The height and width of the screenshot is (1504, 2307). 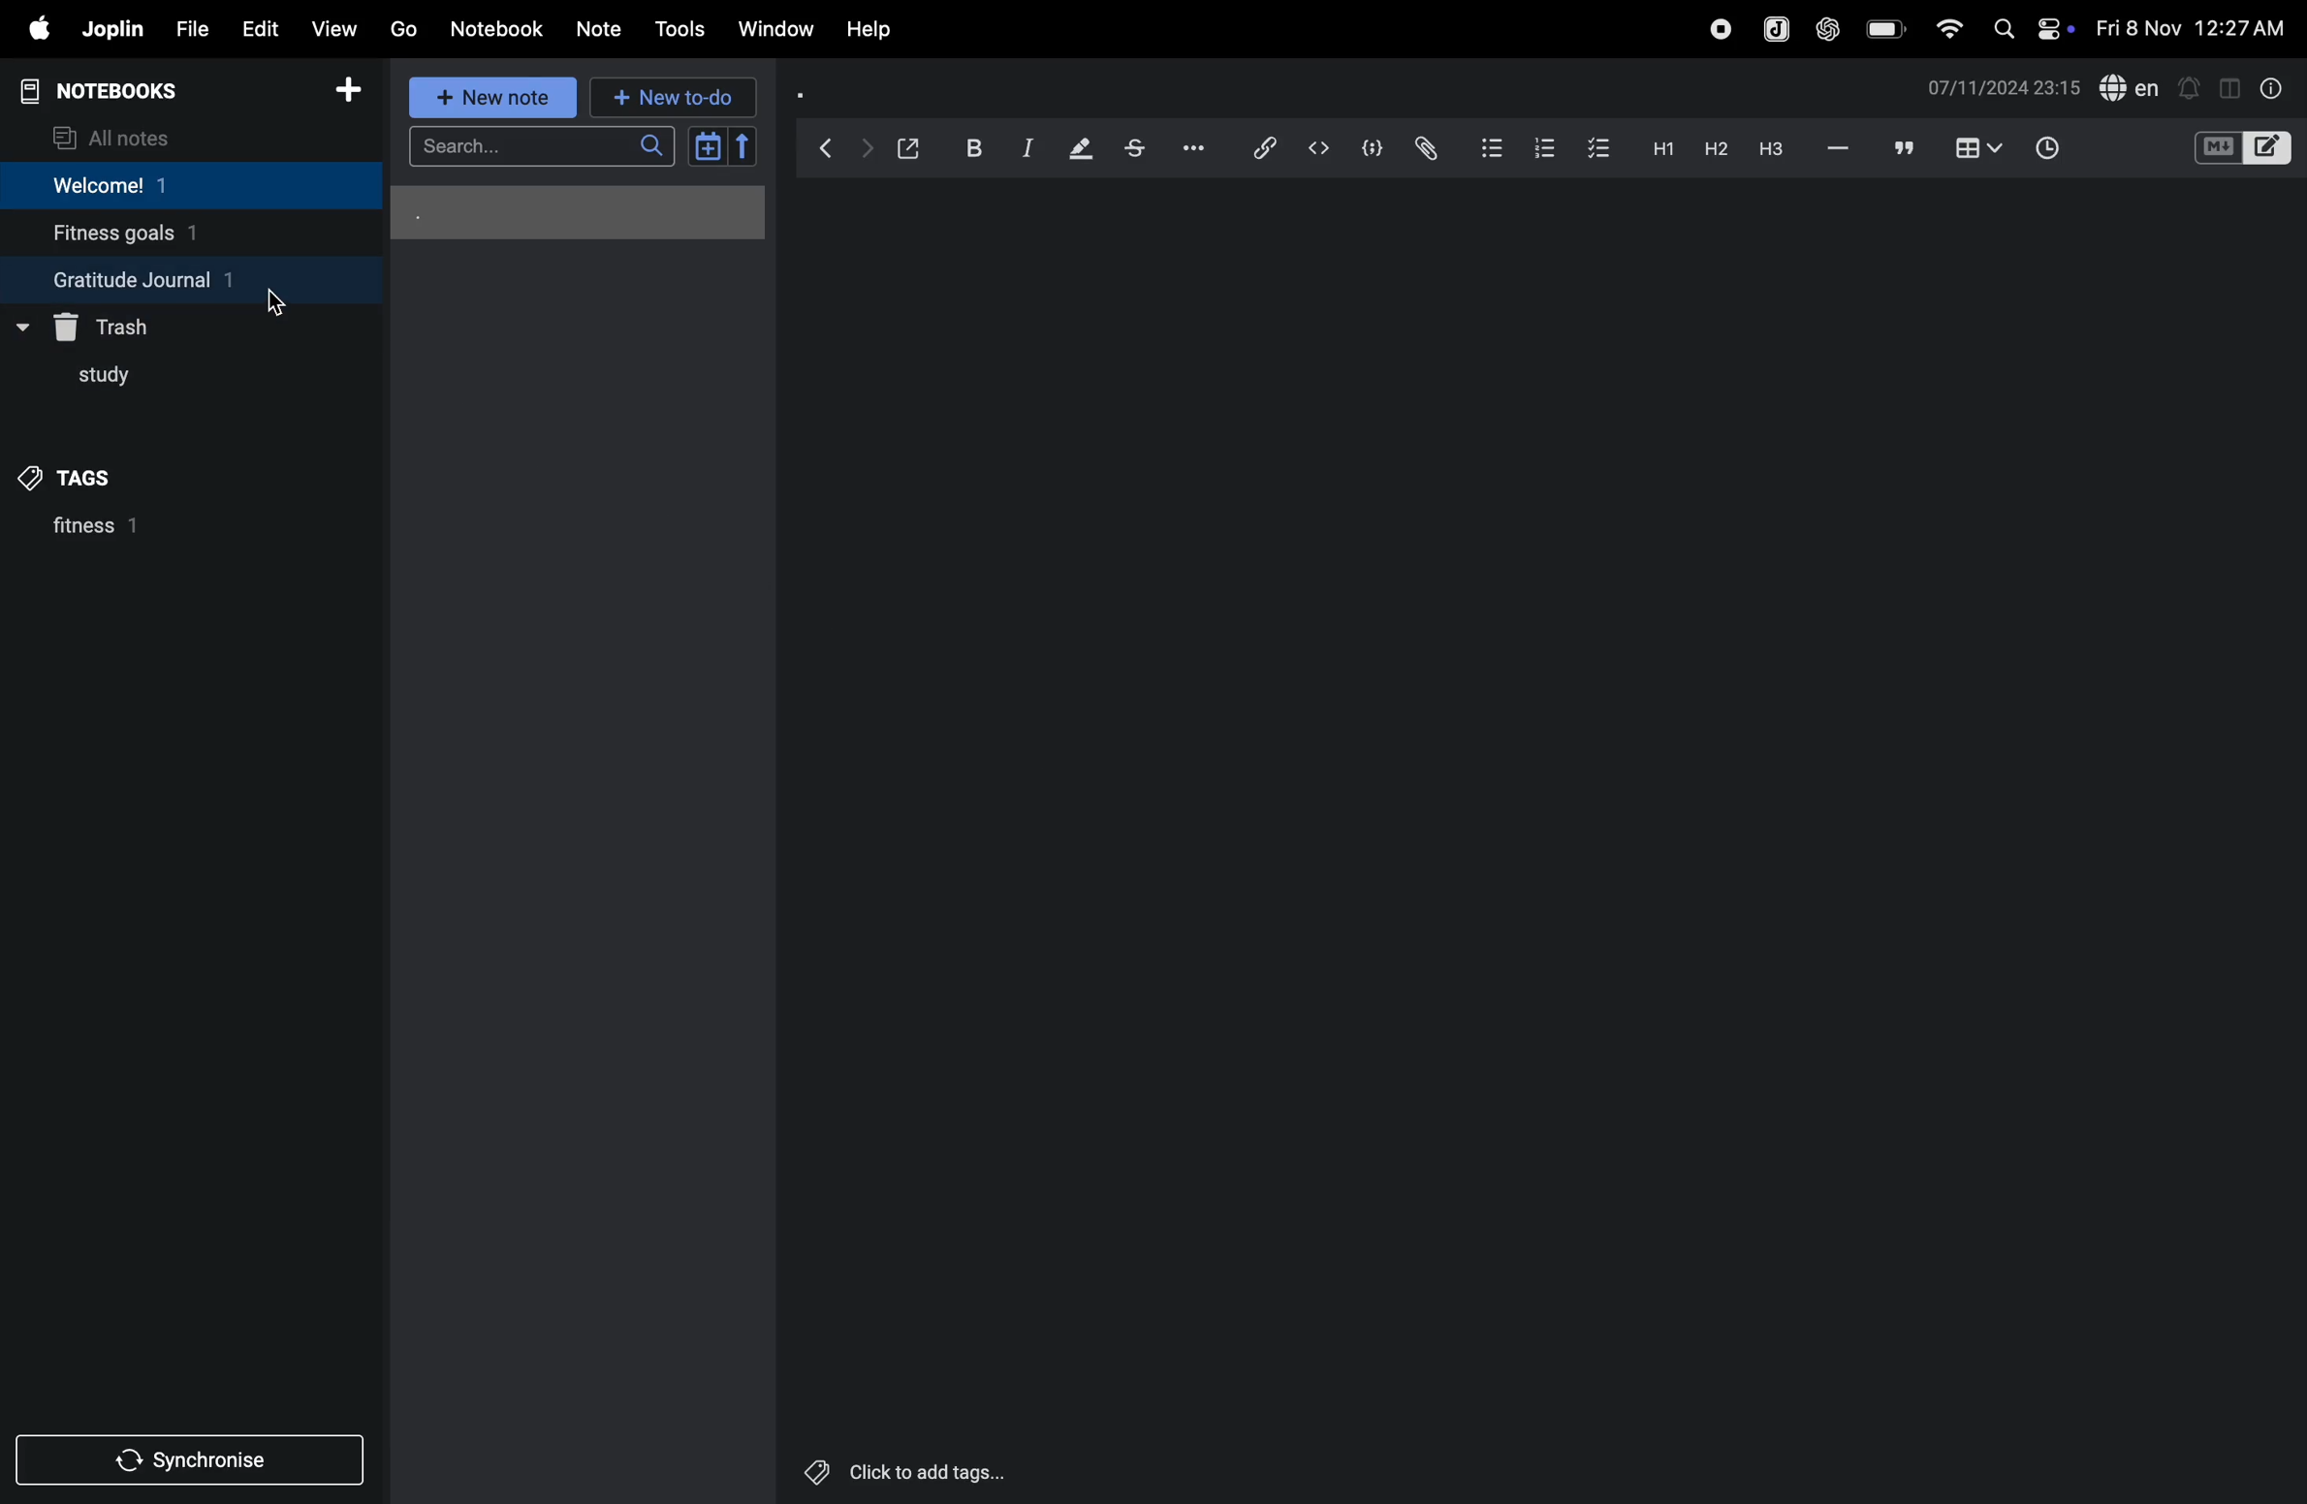 What do you see at coordinates (103, 377) in the screenshot?
I see `study` at bounding box center [103, 377].